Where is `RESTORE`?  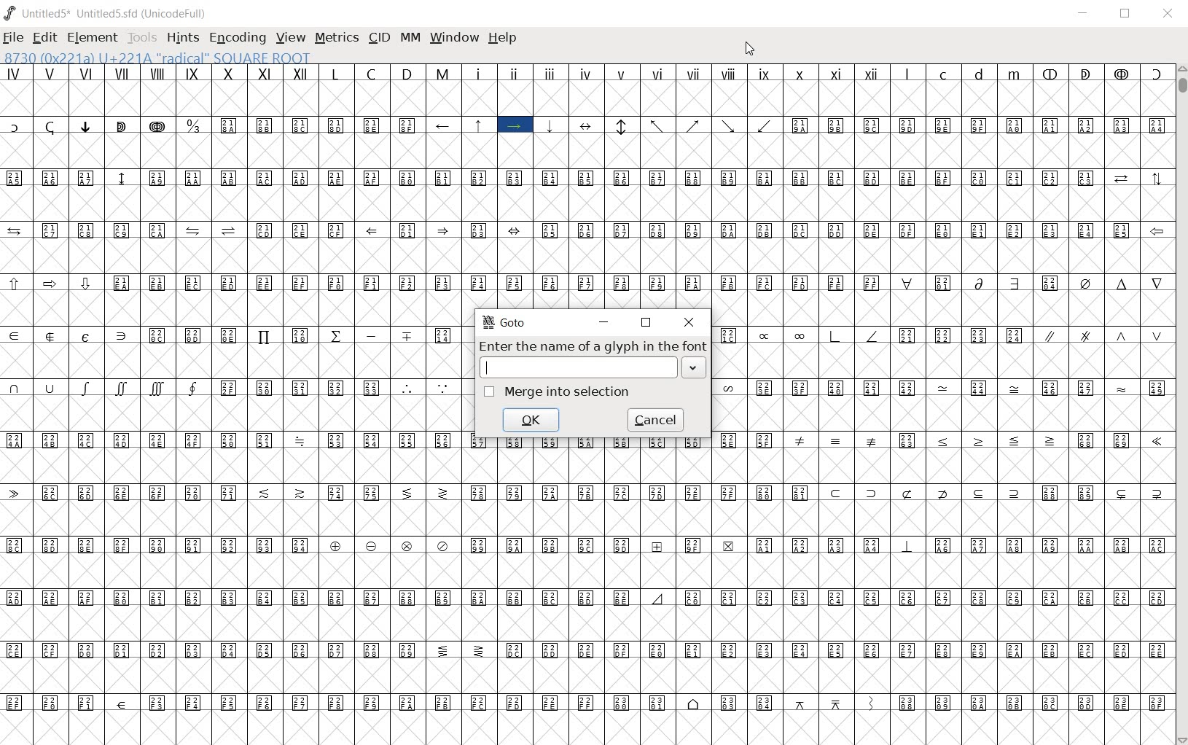
RESTORE is located at coordinates (646, 323).